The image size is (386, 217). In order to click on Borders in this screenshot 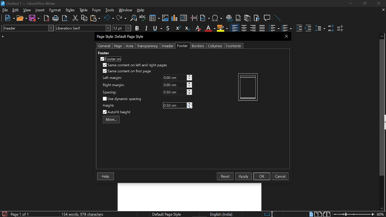, I will do `click(198, 46)`.